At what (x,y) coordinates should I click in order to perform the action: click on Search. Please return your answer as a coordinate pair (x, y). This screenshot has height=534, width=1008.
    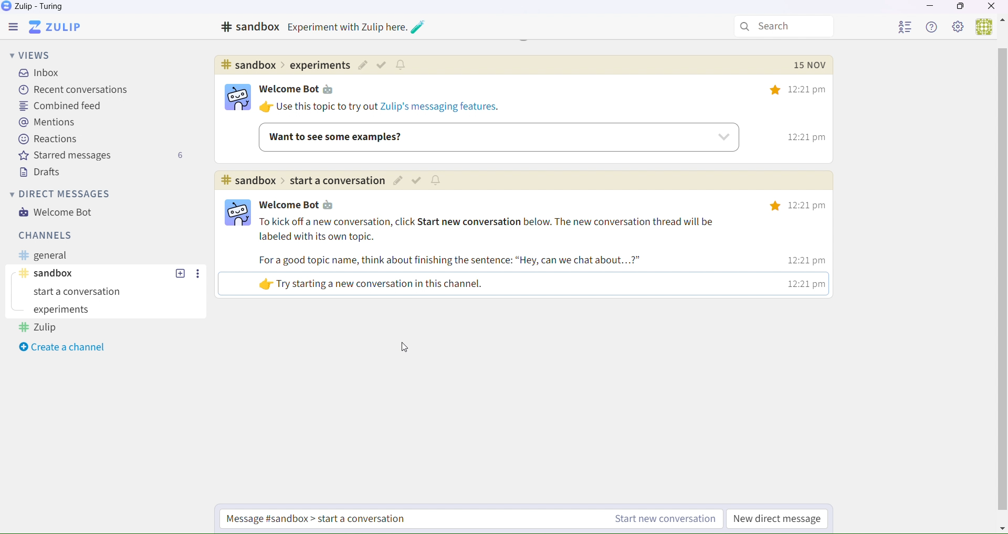
    Looking at the image, I should click on (784, 27).